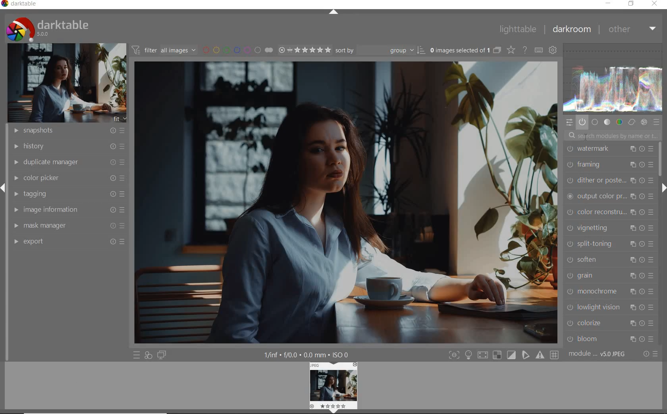  What do you see at coordinates (68, 178) in the screenshot?
I see `color picker` at bounding box center [68, 178].